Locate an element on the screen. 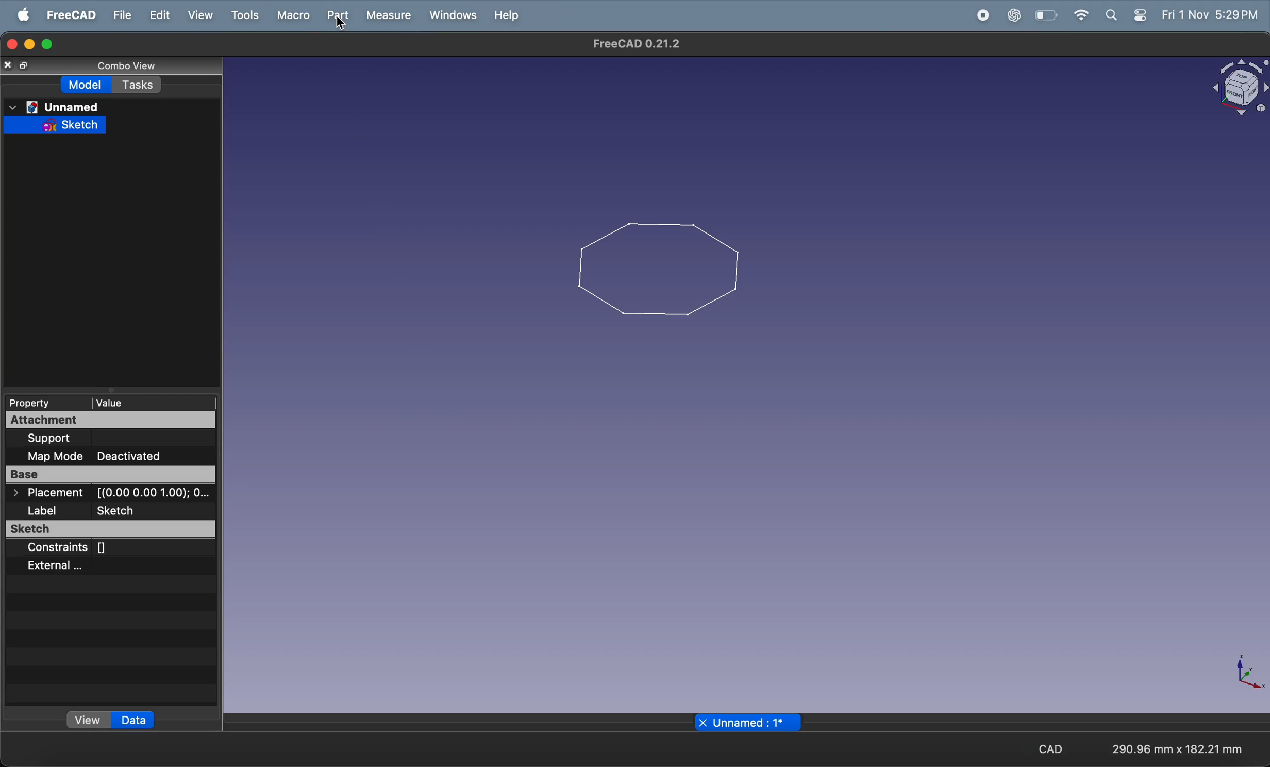 The height and width of the screenshot is (767, 1270). record is located at coordinates (985, 16).